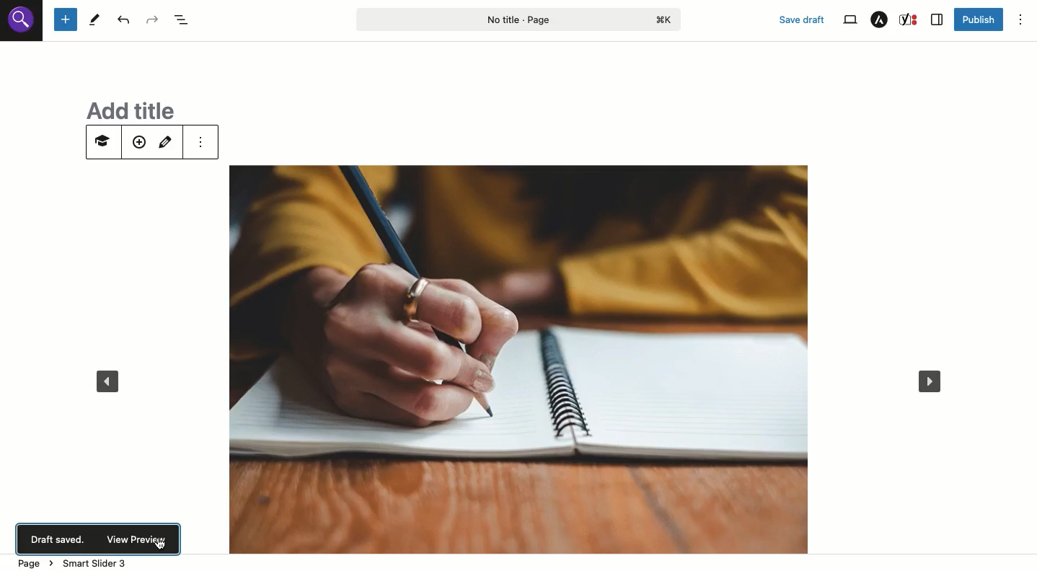 This screenshot has width=1037, height=571. I want to click on Yoast, so click(910, 19).